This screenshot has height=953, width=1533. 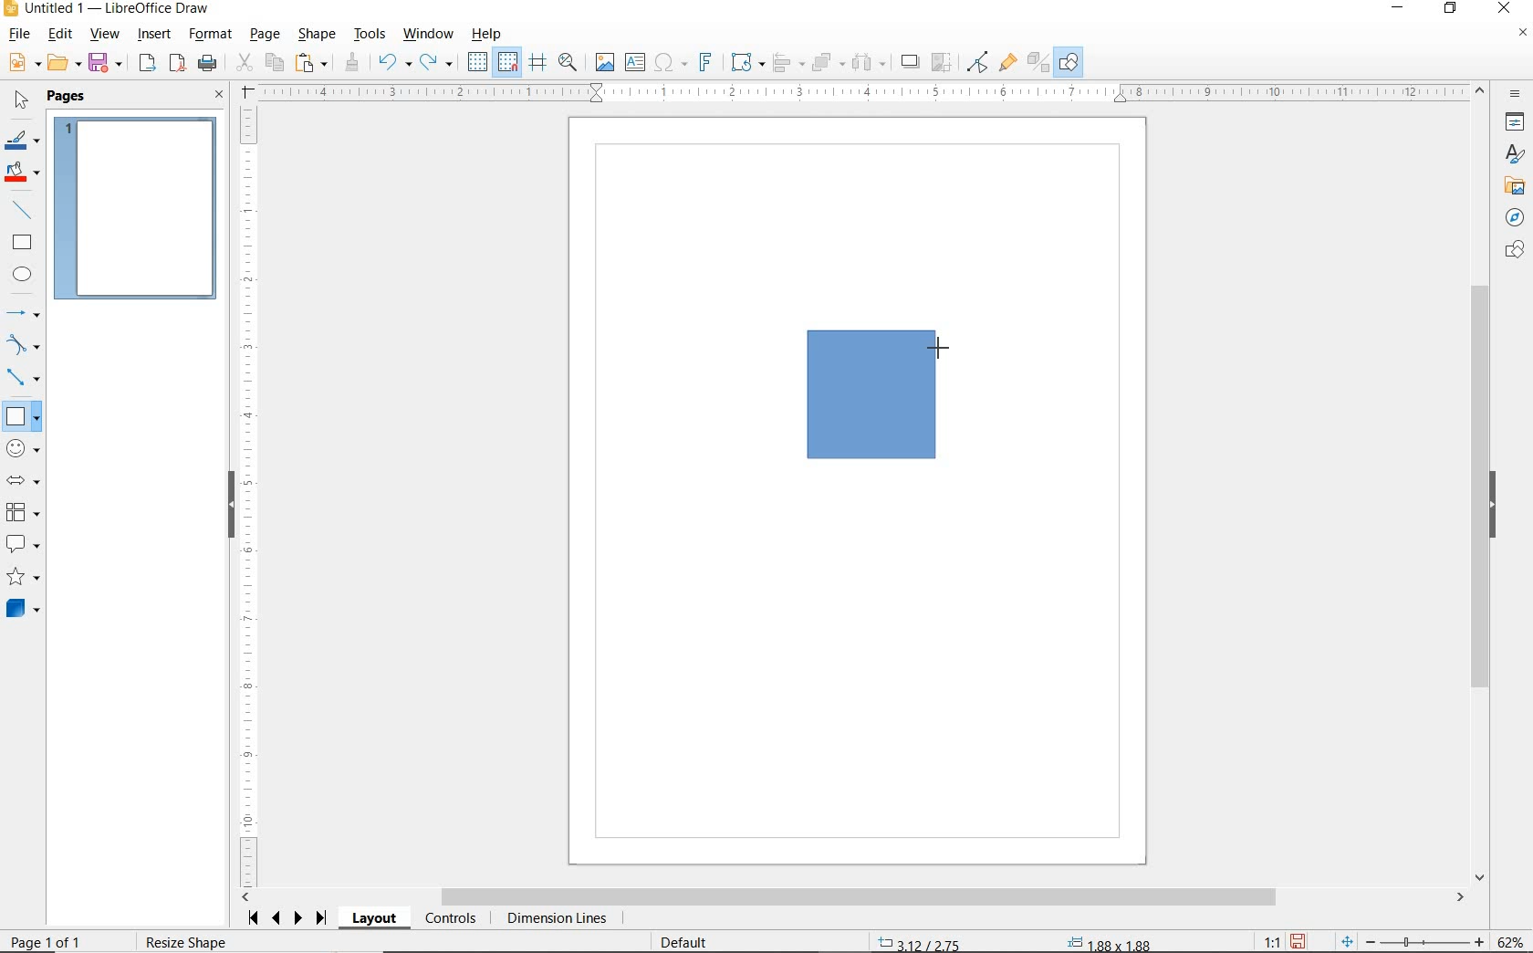 I want to click on SAVE, so click(x=1298, y=941).